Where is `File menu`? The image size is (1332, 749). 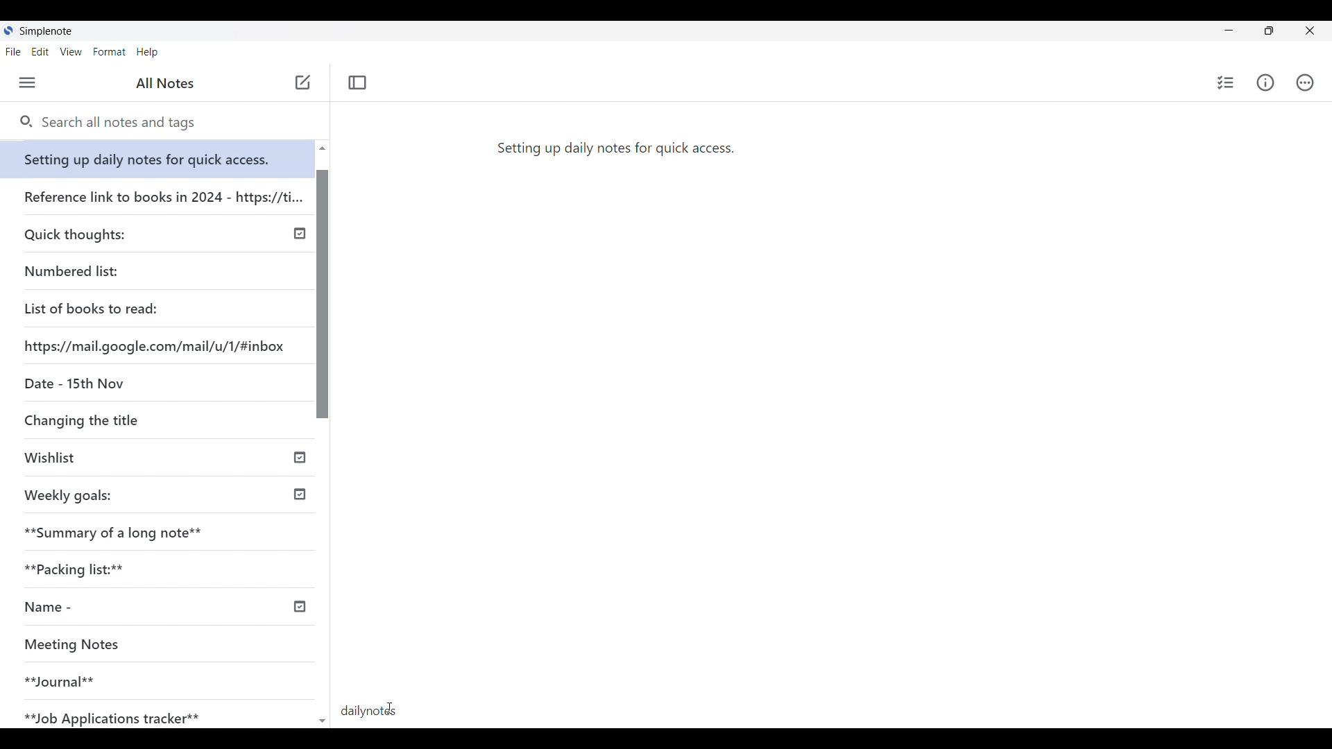 File menu is located at coordinates (13, 52).